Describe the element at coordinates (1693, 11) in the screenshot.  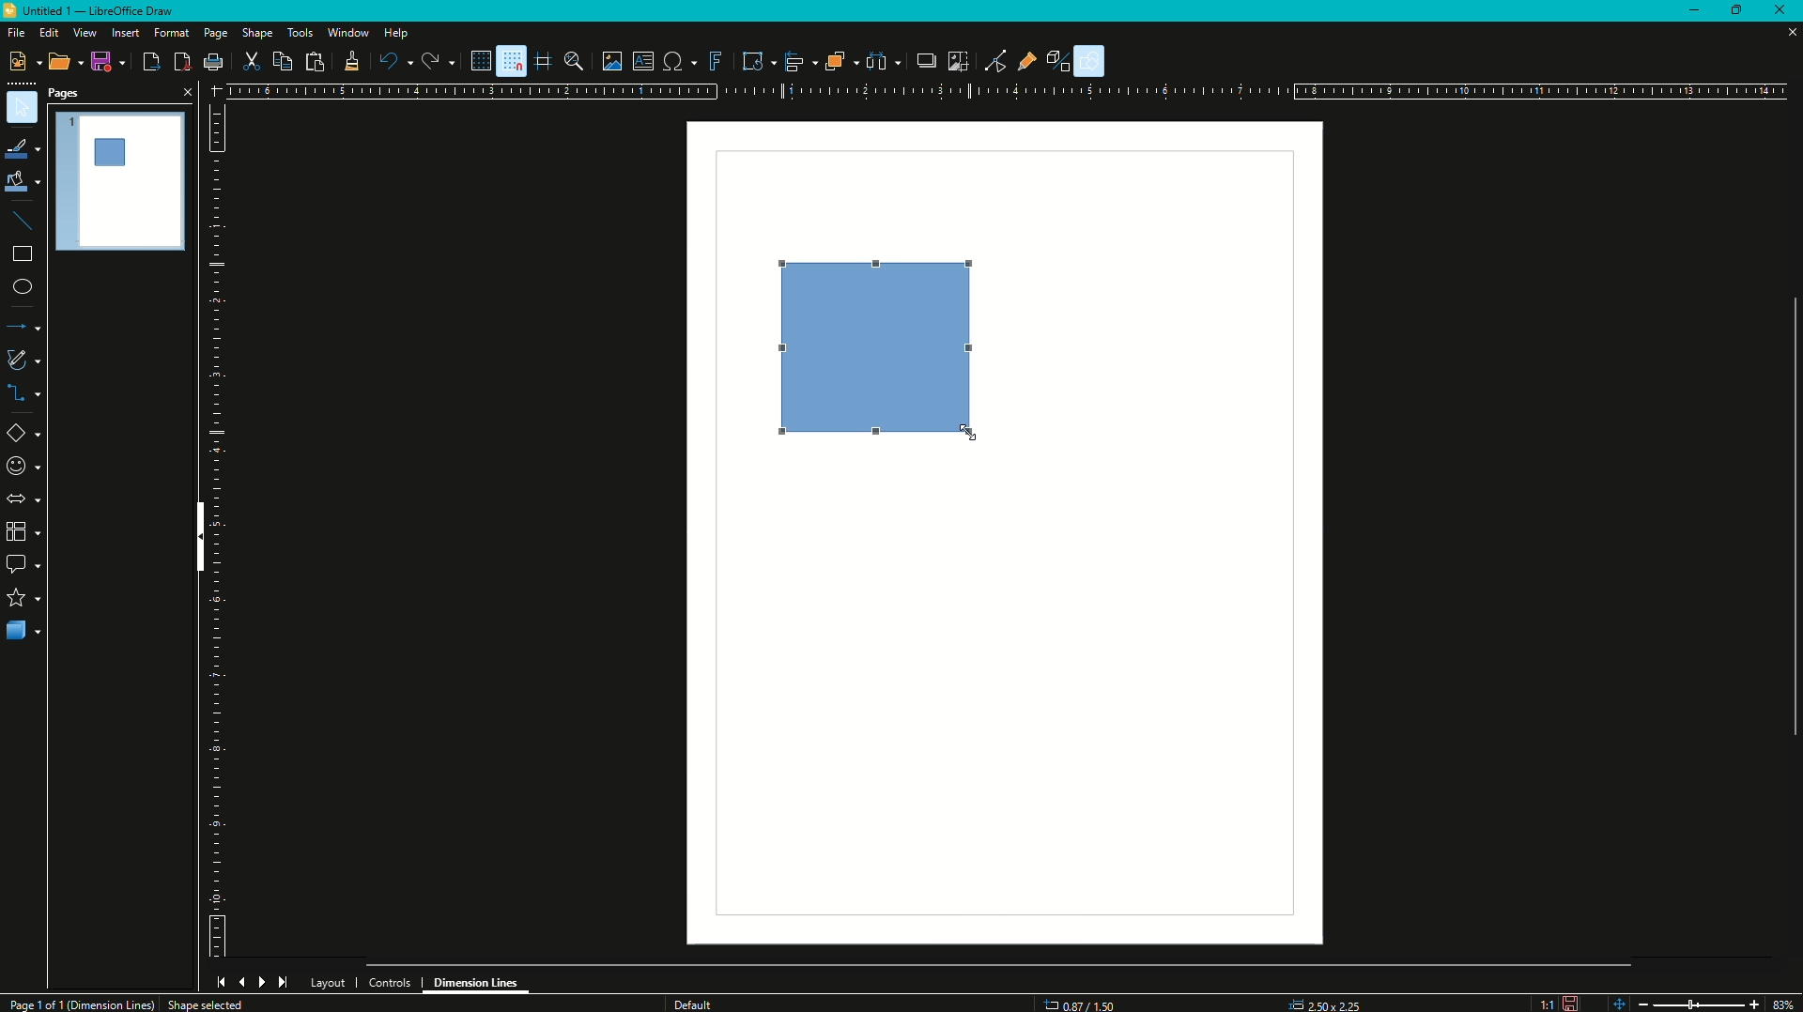
I see `Minimize` at that location.